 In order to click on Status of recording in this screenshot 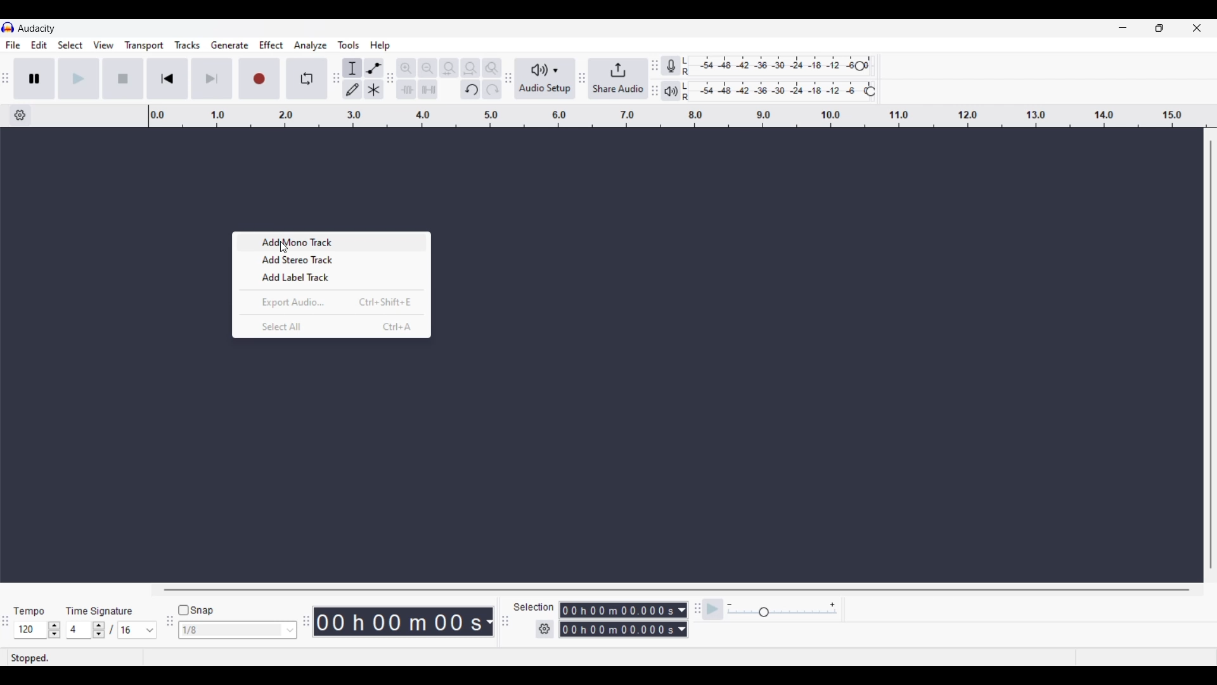, I will do `click(74, 658)`.